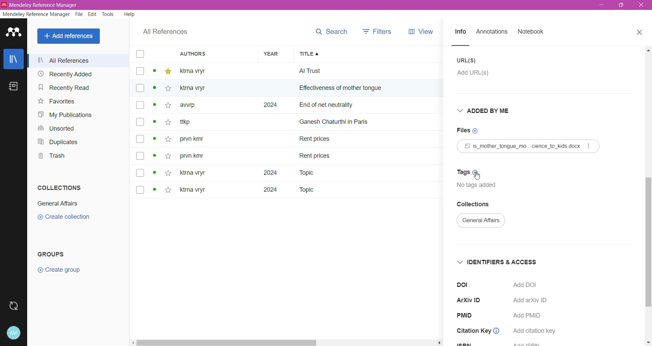 The width and height of the screenshot is (652, 346). Describe the element at coordinates (13, 59) in the screenshot. I see `Library` at that location.